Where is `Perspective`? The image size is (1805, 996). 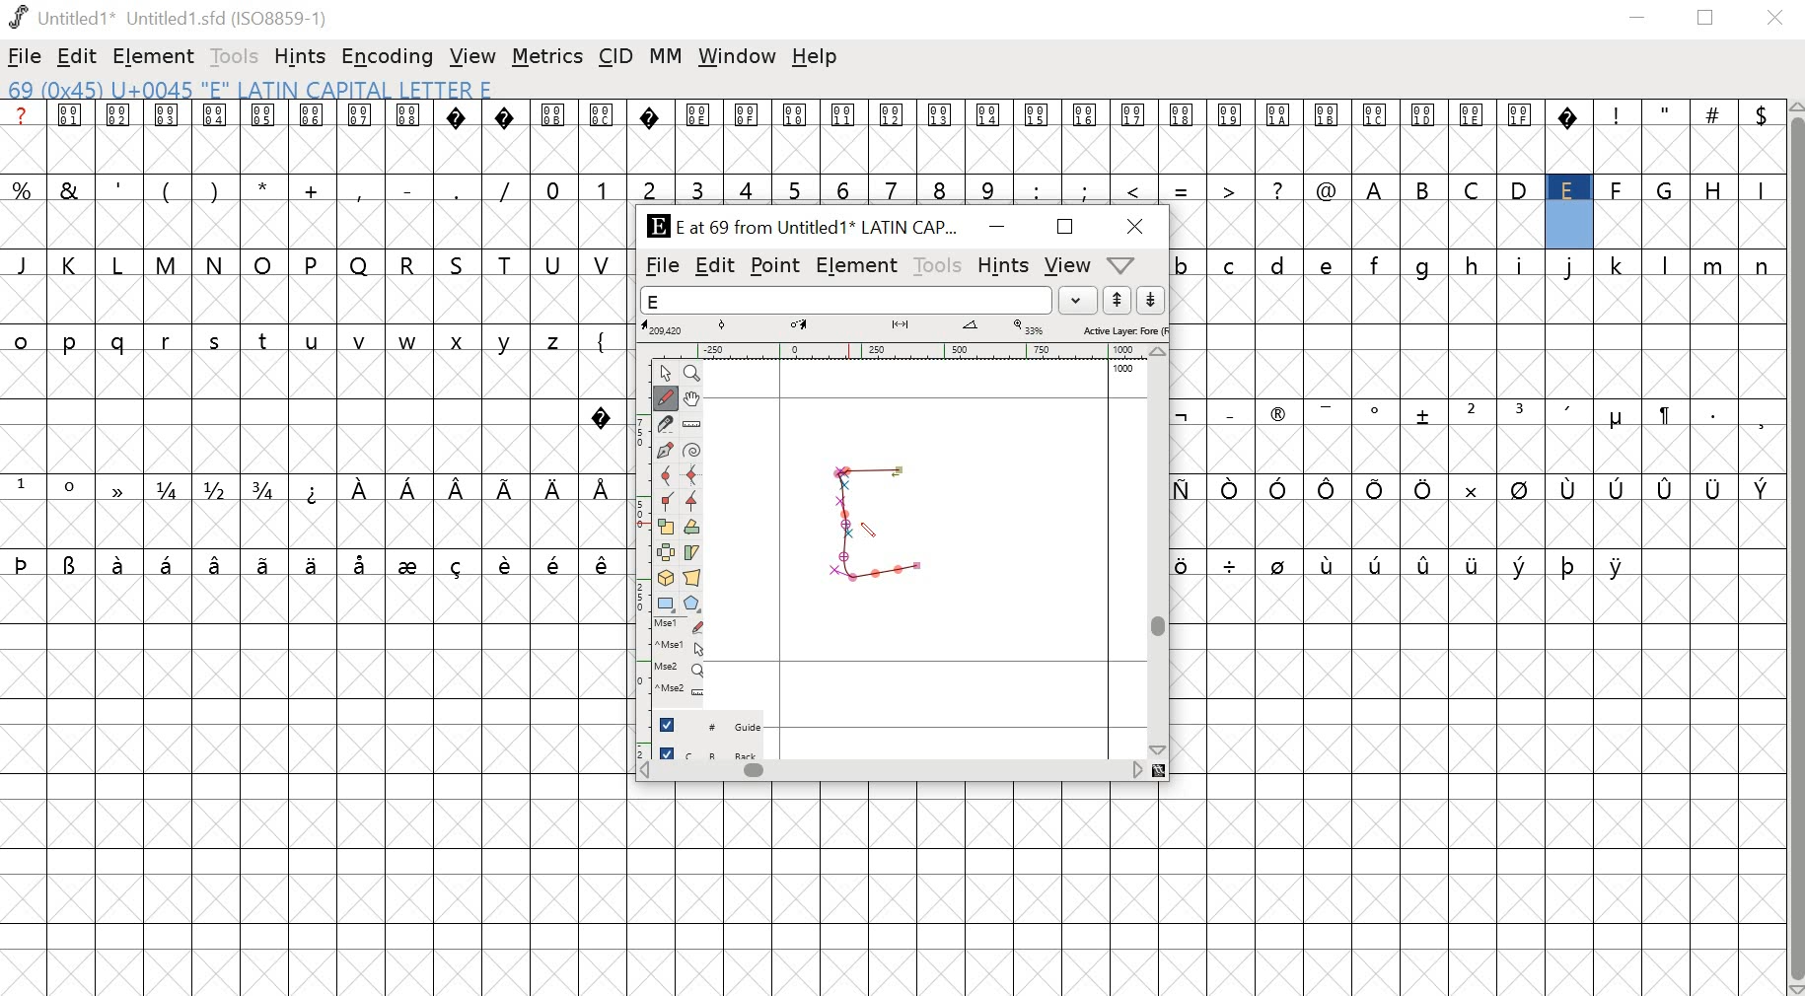 Perspective is located at coordinates (694, 580).